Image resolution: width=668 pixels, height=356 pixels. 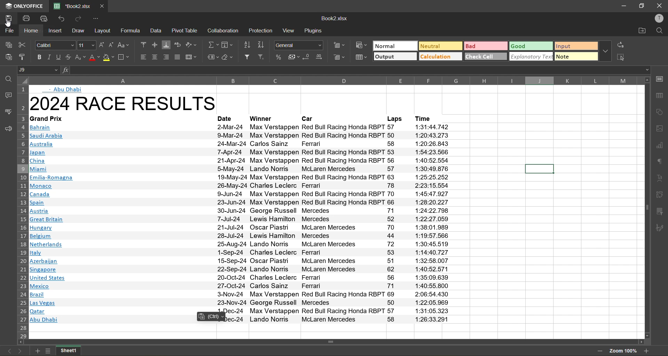 I want to click on laps, so click(x=397, y=118).